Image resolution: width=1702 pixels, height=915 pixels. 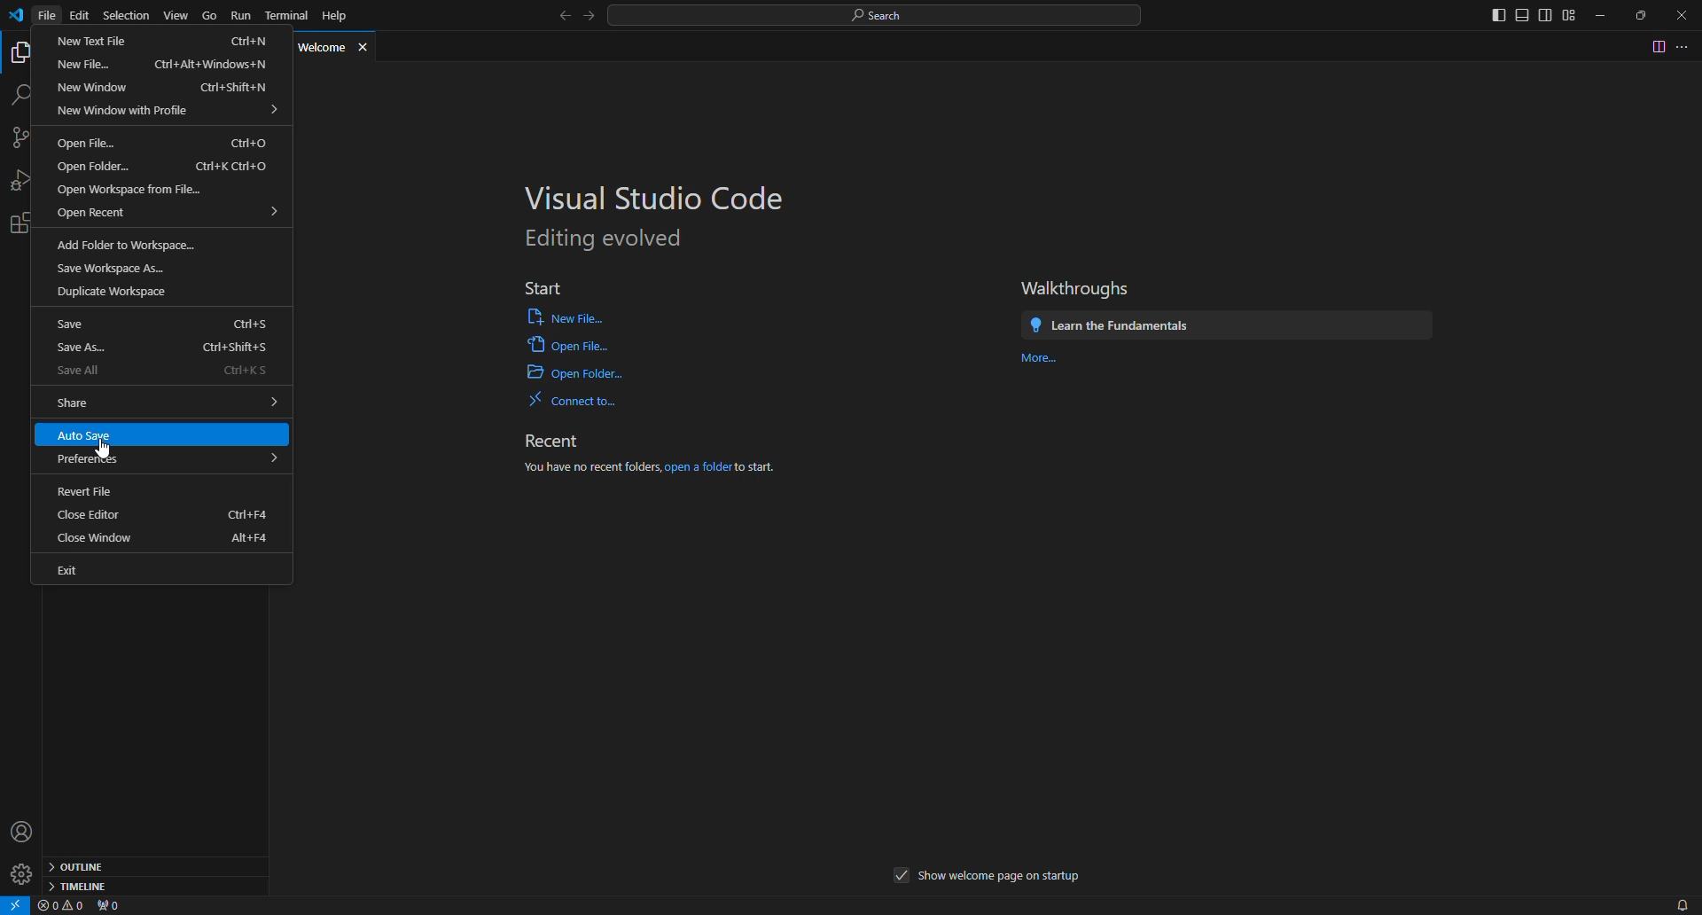 What do you see at coordinates (209, 15) in the screenshot?
I see `go` at bounding box center [209, 15].